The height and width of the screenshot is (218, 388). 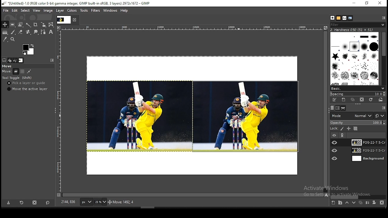 What do you see at coordinates (355, 129) in the screenshot?
I see `lock alpha channel` at bounding box center [355, 129].